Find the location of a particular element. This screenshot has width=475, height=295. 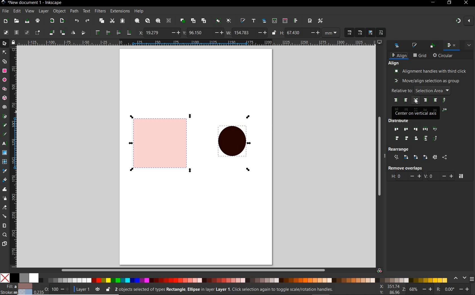

ruler is located at coordinates (200, 42).